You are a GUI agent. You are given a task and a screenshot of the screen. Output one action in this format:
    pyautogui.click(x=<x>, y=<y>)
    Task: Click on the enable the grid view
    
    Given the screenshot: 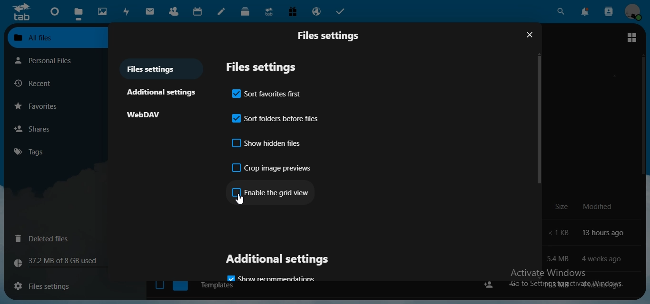 What is the action you would take?
    pyautogui.click(x=270, y=191)
    